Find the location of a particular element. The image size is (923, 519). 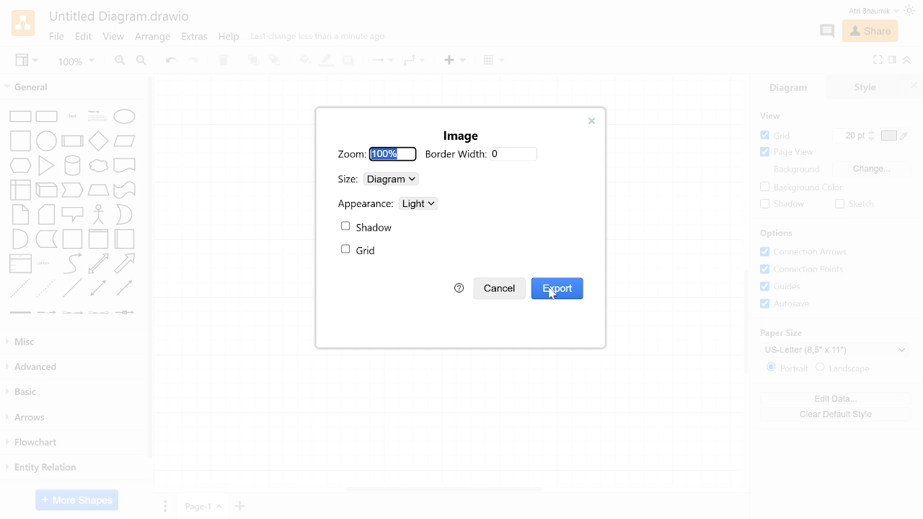

Zoom in is located at coordinates (122, 61).